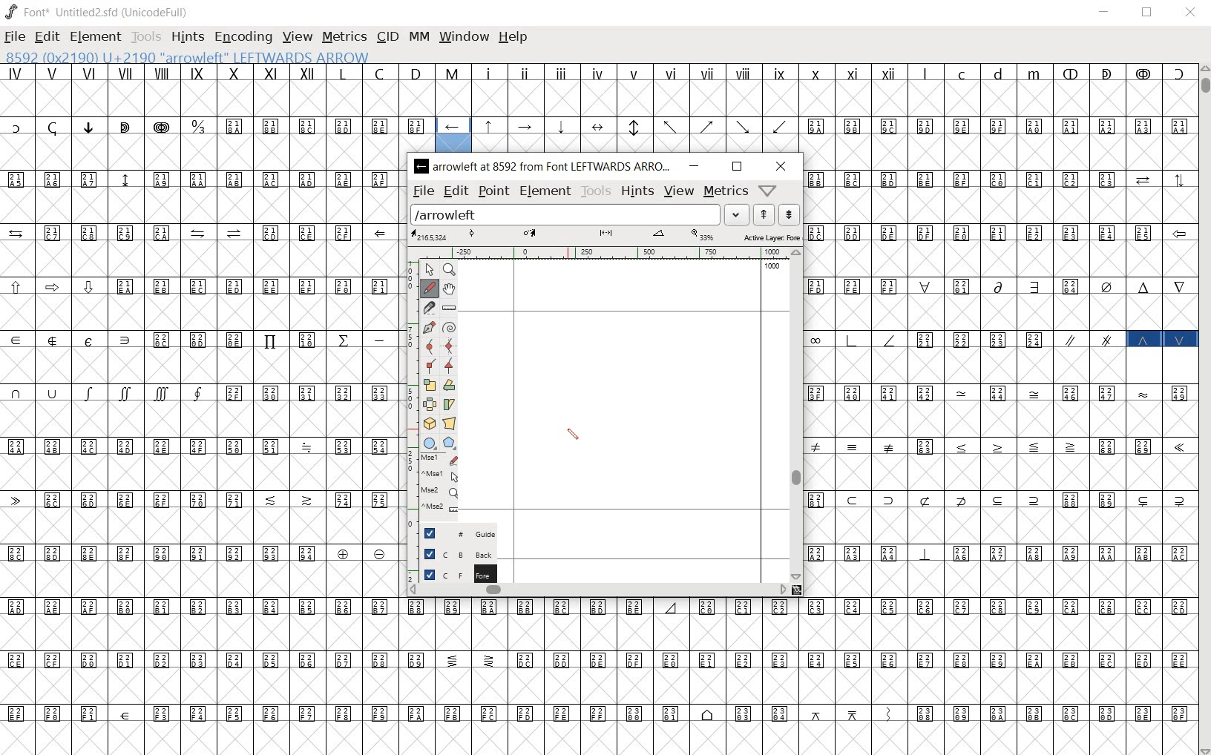  I want to click on glyph, so click(637, 105).